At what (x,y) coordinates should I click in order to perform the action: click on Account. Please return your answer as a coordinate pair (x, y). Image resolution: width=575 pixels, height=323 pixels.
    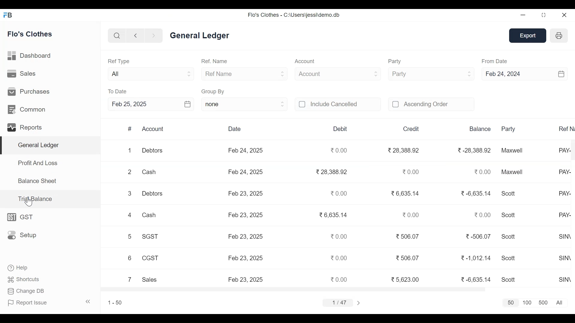
    Looking at the image, I should click on (155, 129).